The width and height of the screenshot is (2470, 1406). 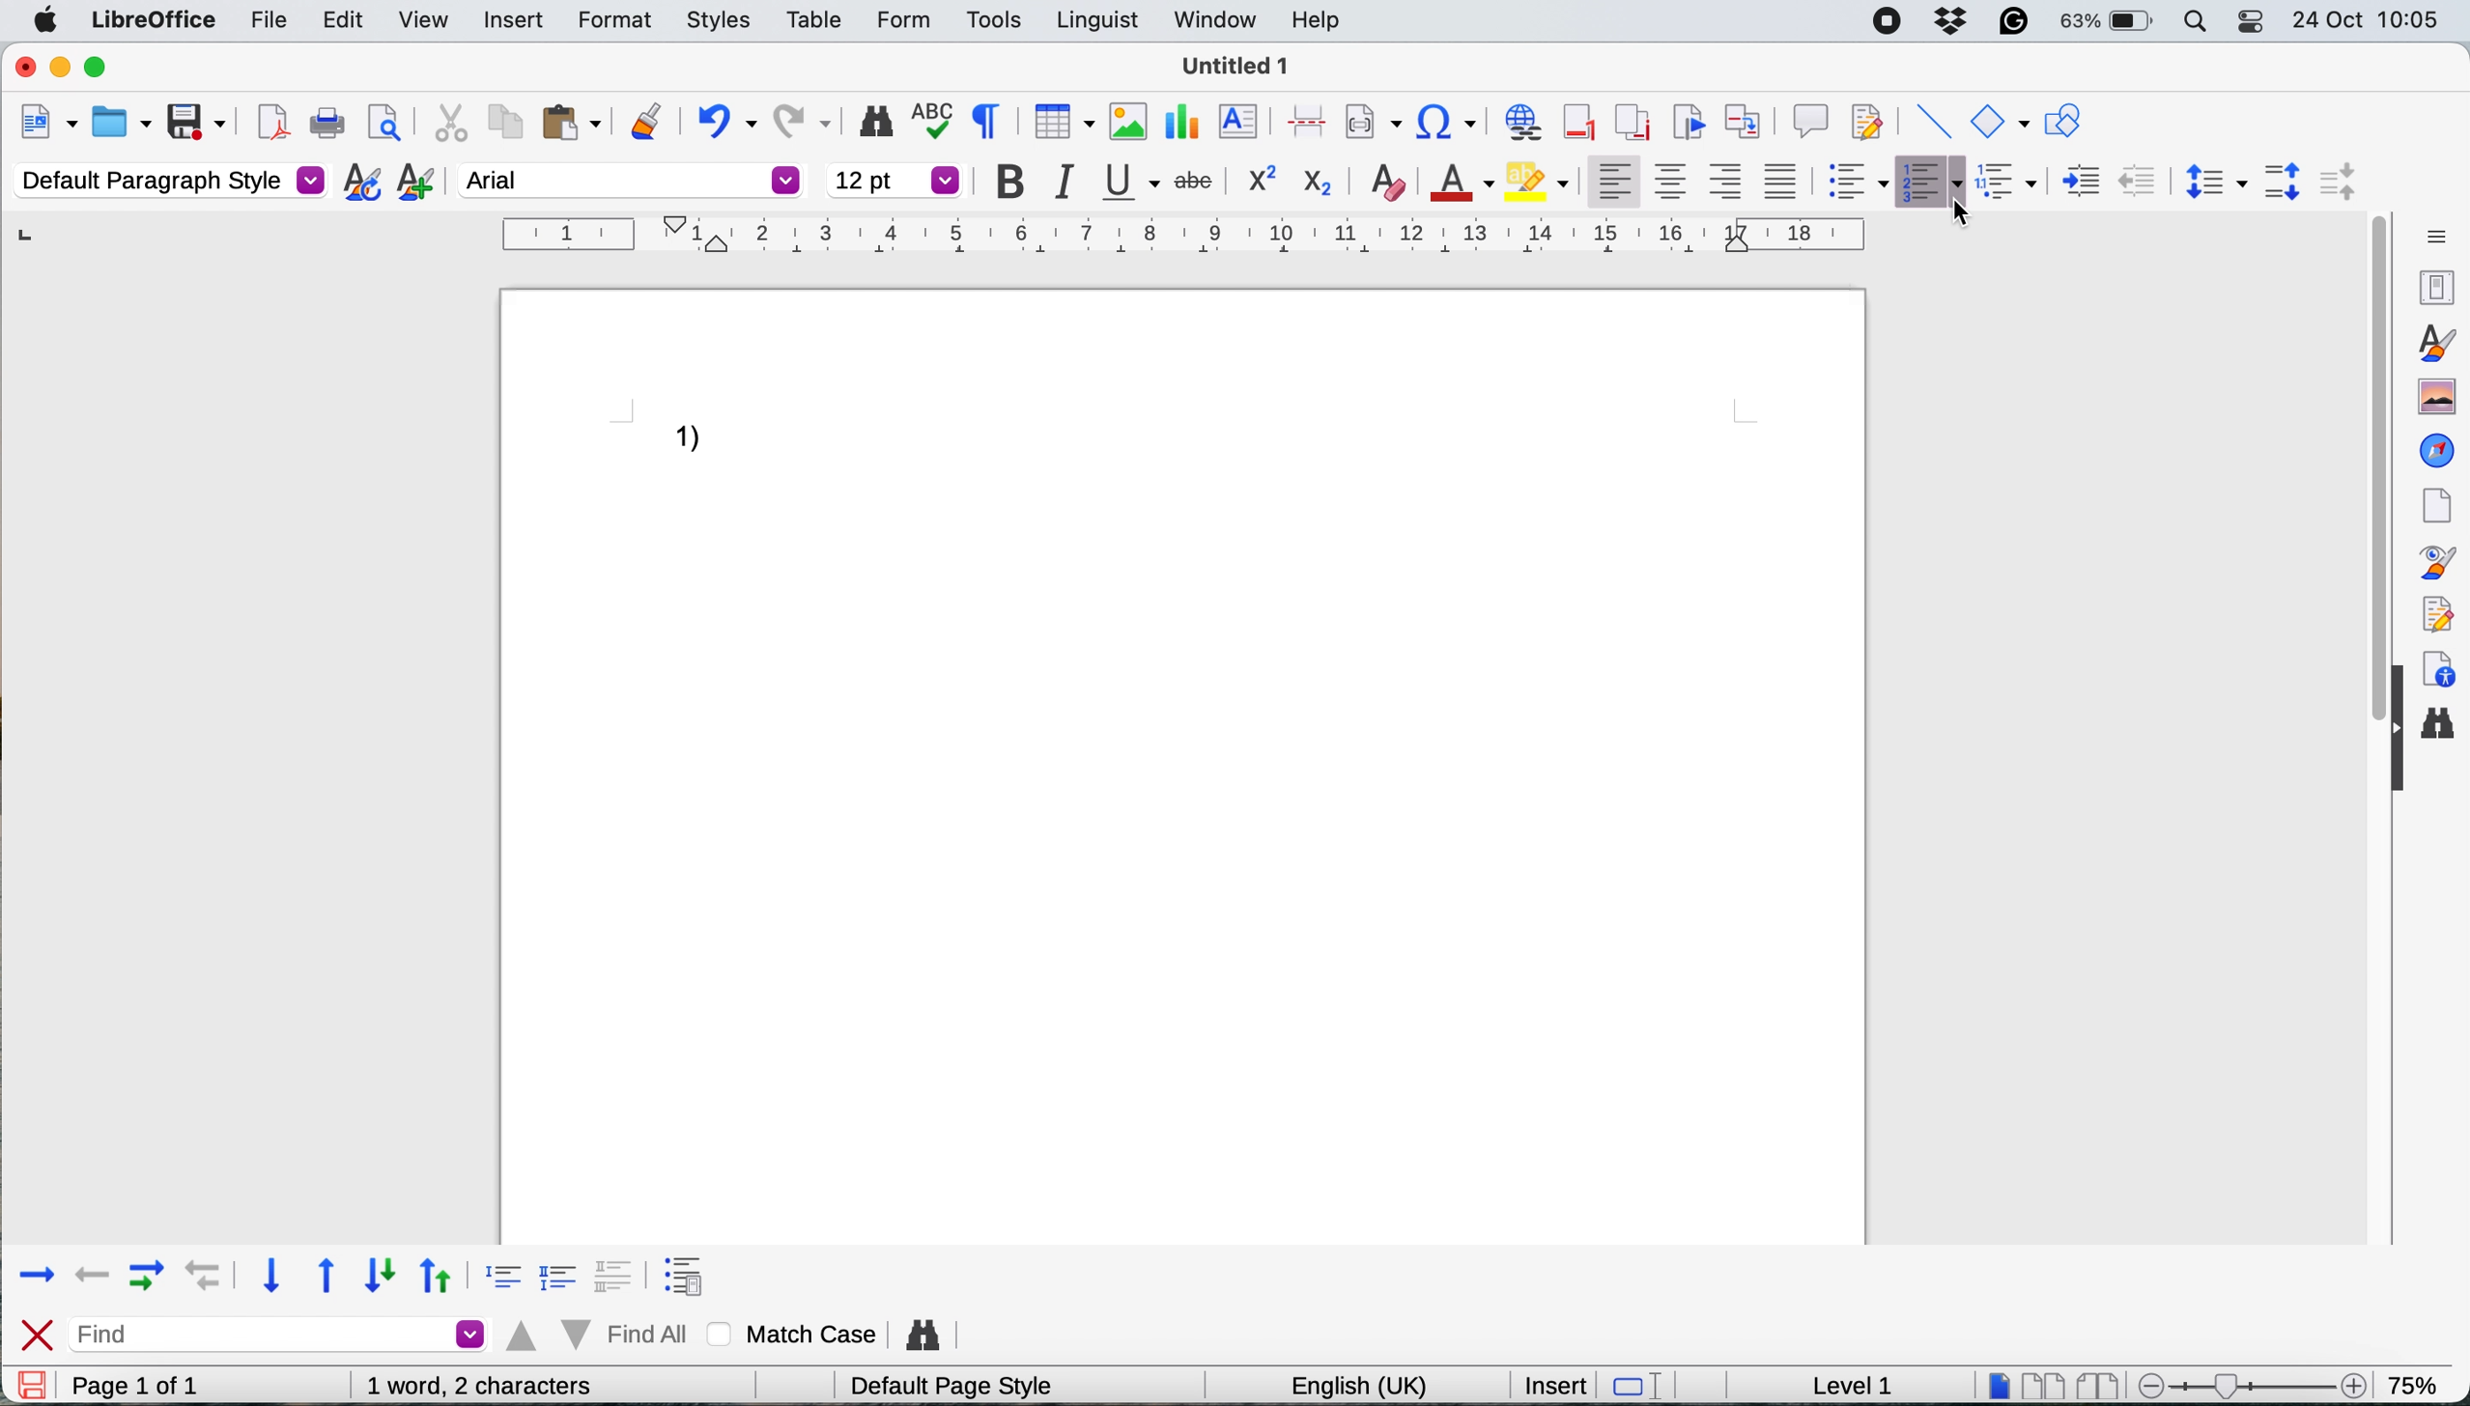 I want to click on 75%, so click(x=2417, y=1383).